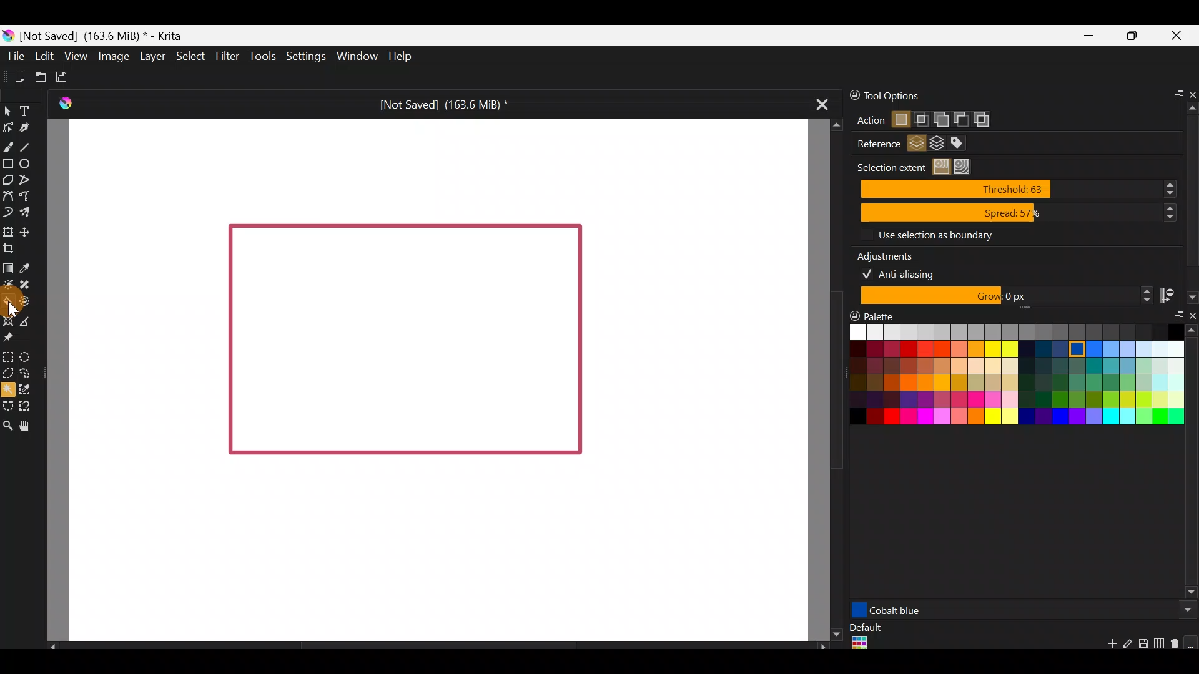 The height and width of the screenshot is (674, 1199). What do you see at coordinates (27, 403) in the screenshot?
I see `Magnetic curve selection tool` at bounding box center [27, 403].